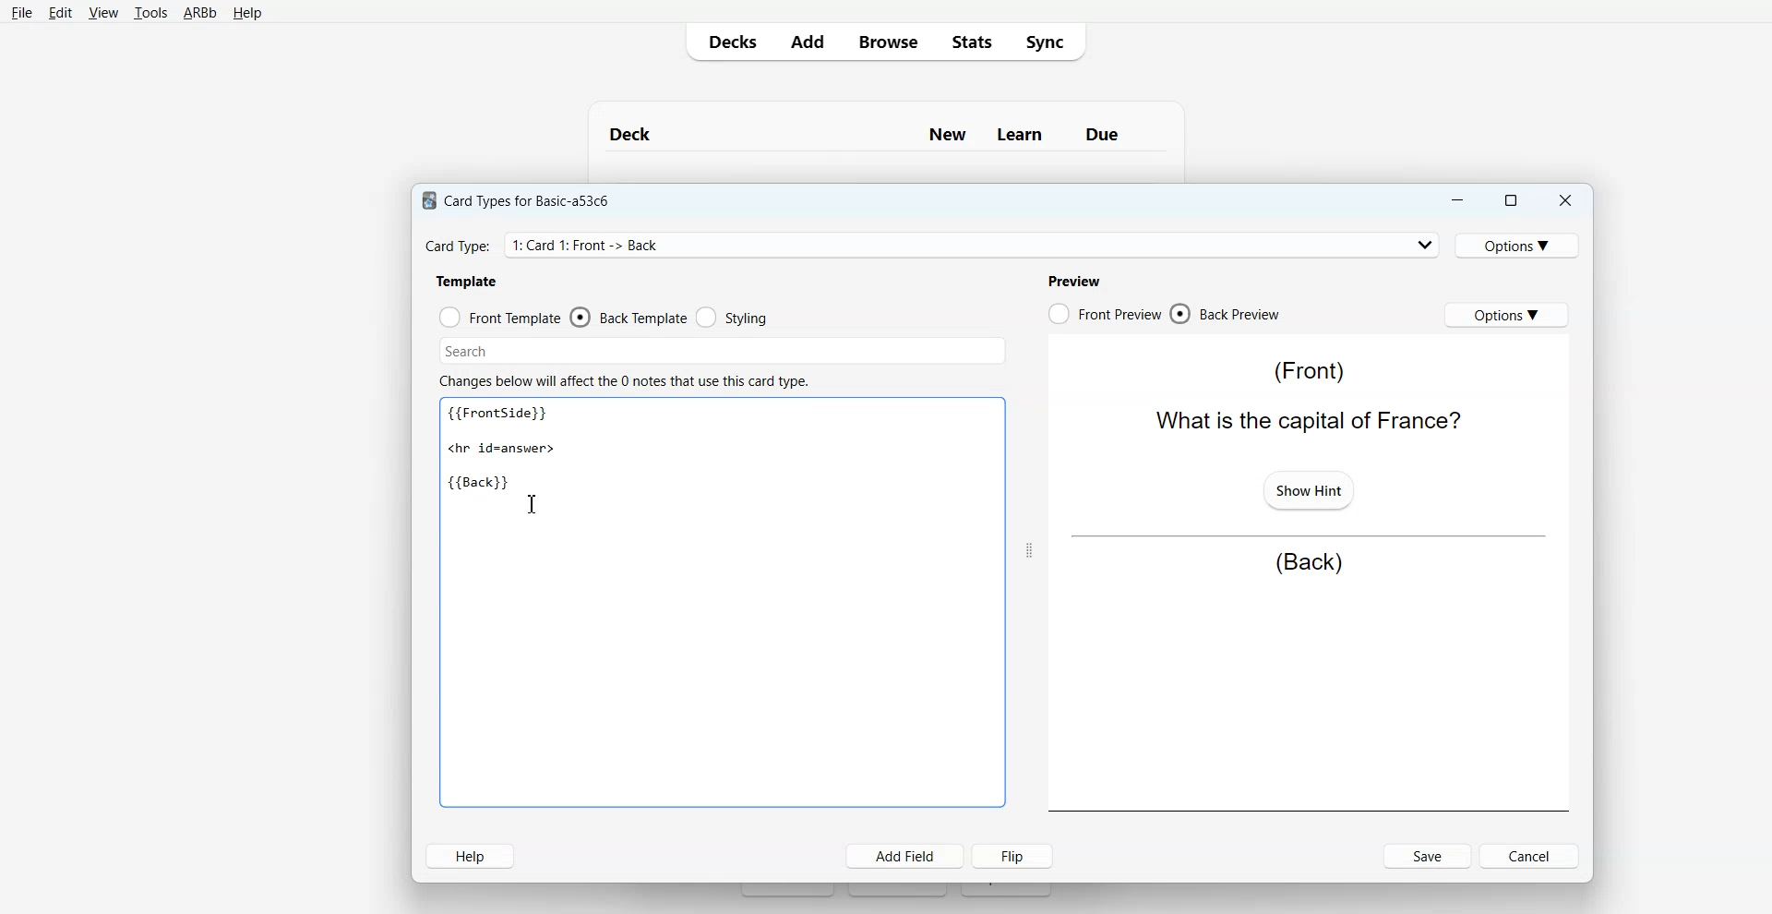 Image resolution: width=1772 pixels, height=914 pixels. I want to click on Front Preview, so click(1104, 314).